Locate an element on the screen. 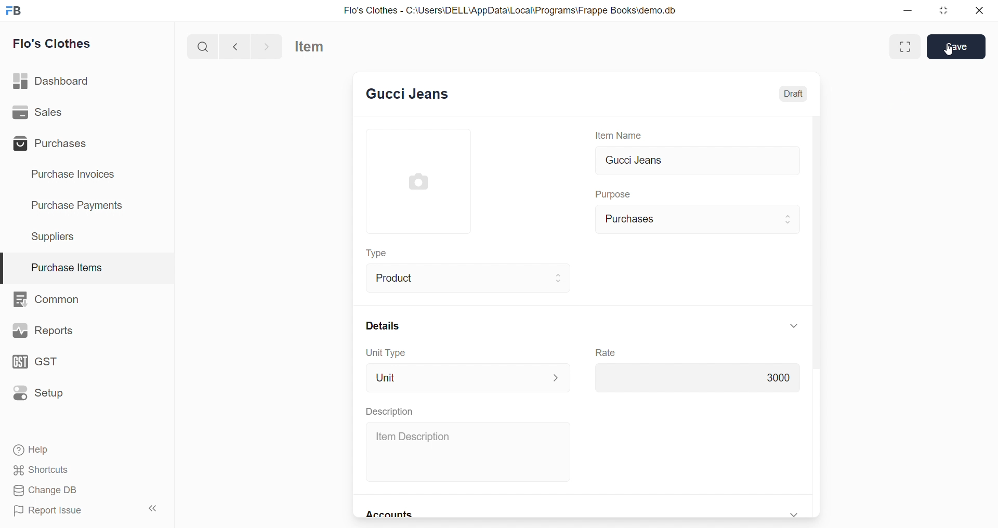 This screenshot has height=528, width=998. Report Issue is located at coordinates (65, 510).